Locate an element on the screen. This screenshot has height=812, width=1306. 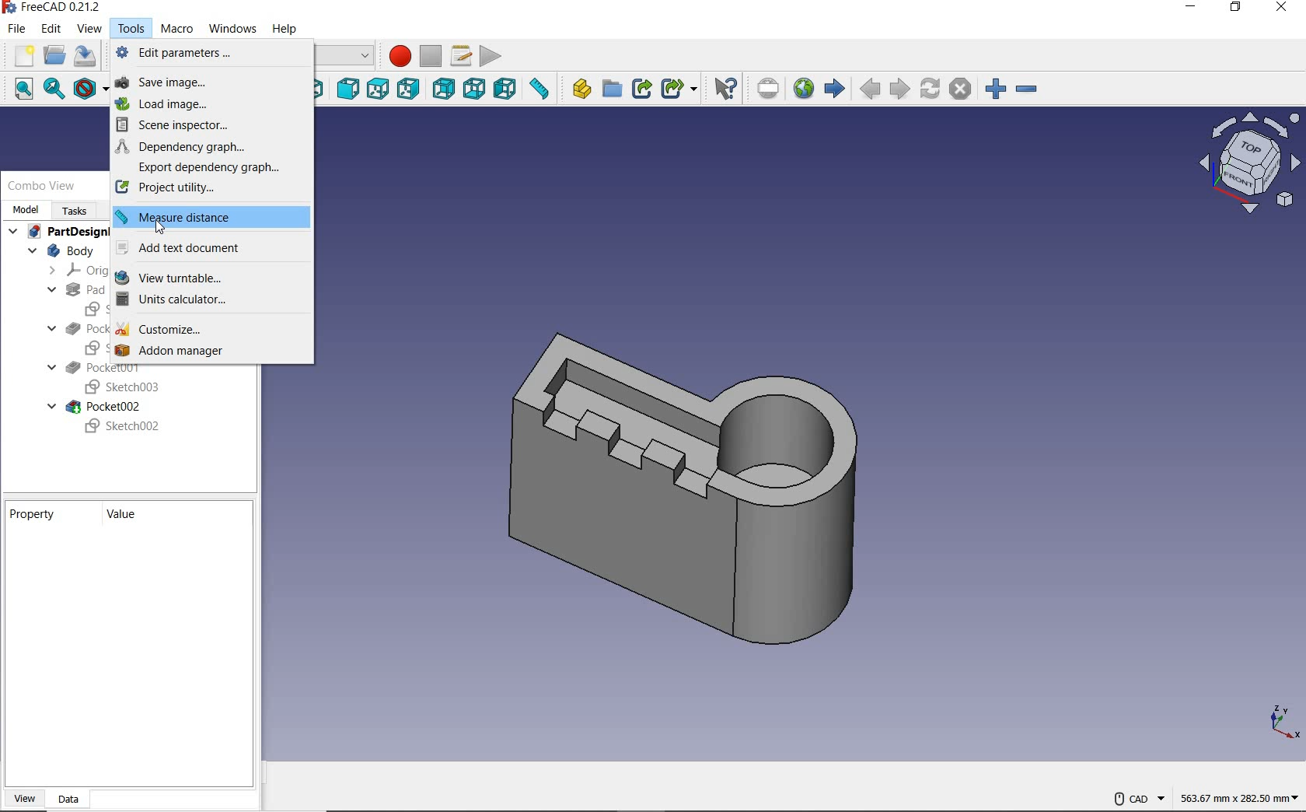
LOAD IMAGE is located at coordinates (207, 103).